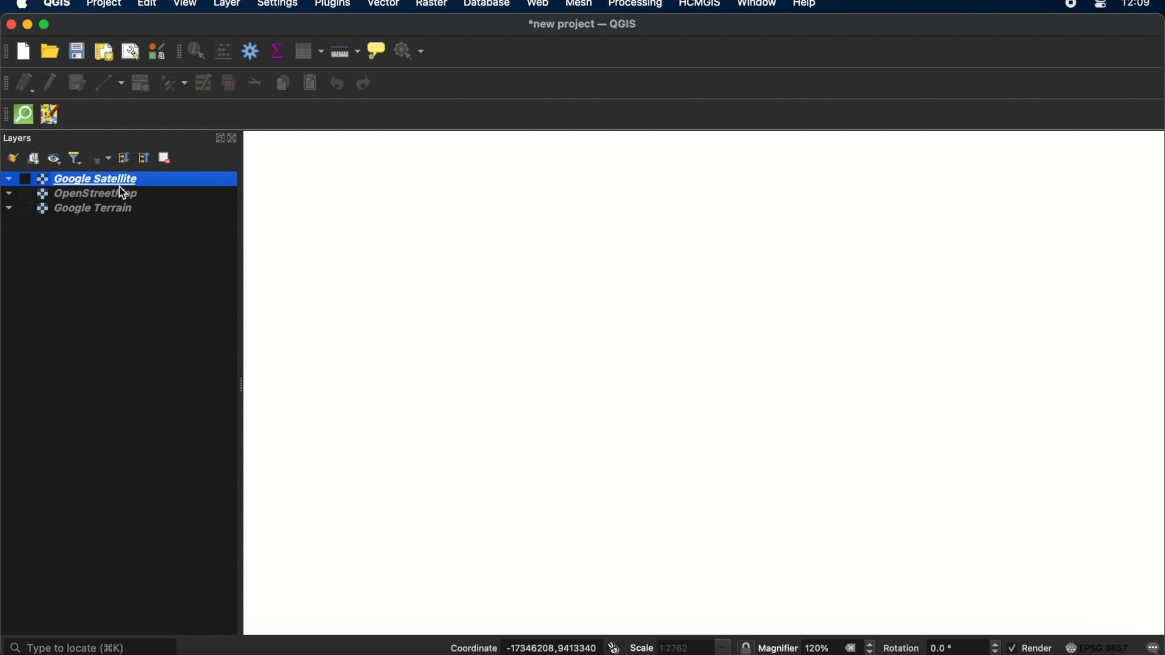 The width and height of the screenshot is (1165, 655). I want to click on JOSM remote, so click(52, 115).